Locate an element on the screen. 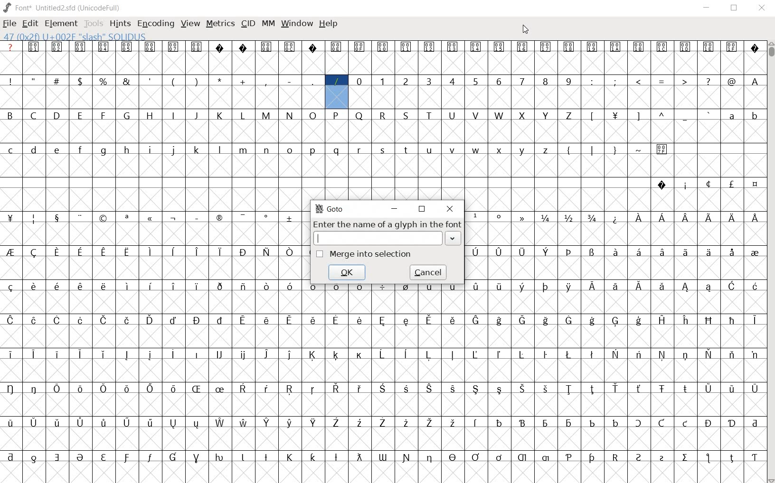 The width and height of the screenshot is (775, 483). ok is located at coordinates (346, 272).